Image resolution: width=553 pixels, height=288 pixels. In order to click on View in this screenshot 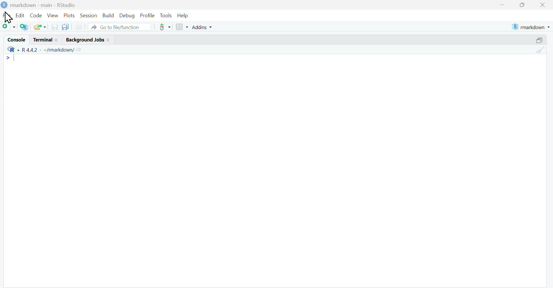, I will do `click(53, 15)`.